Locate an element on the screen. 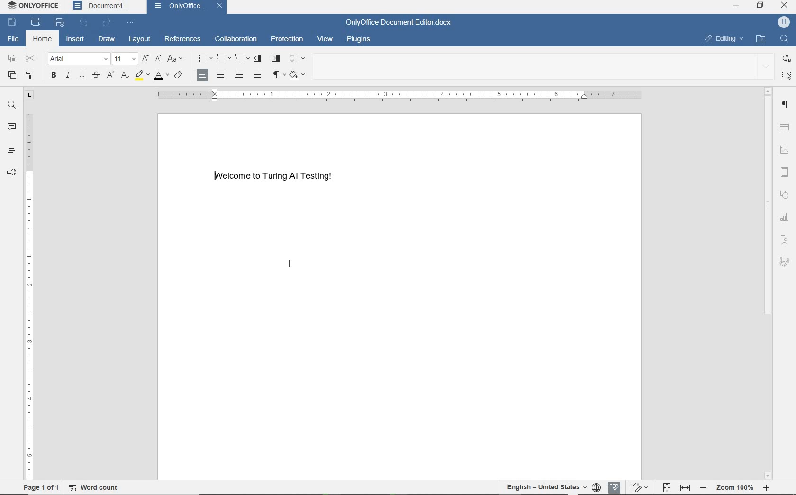 The image size is (796, 495). print file is located at coordinates (36, 23).